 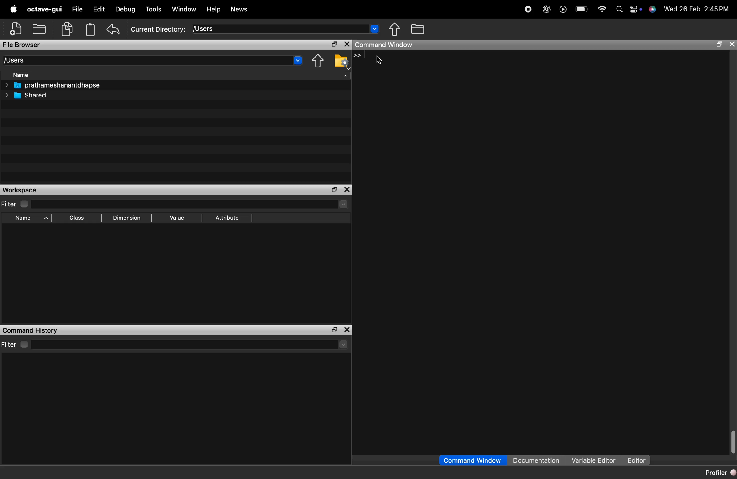 I want to click on octave-gui, so click(x=45, y=9).